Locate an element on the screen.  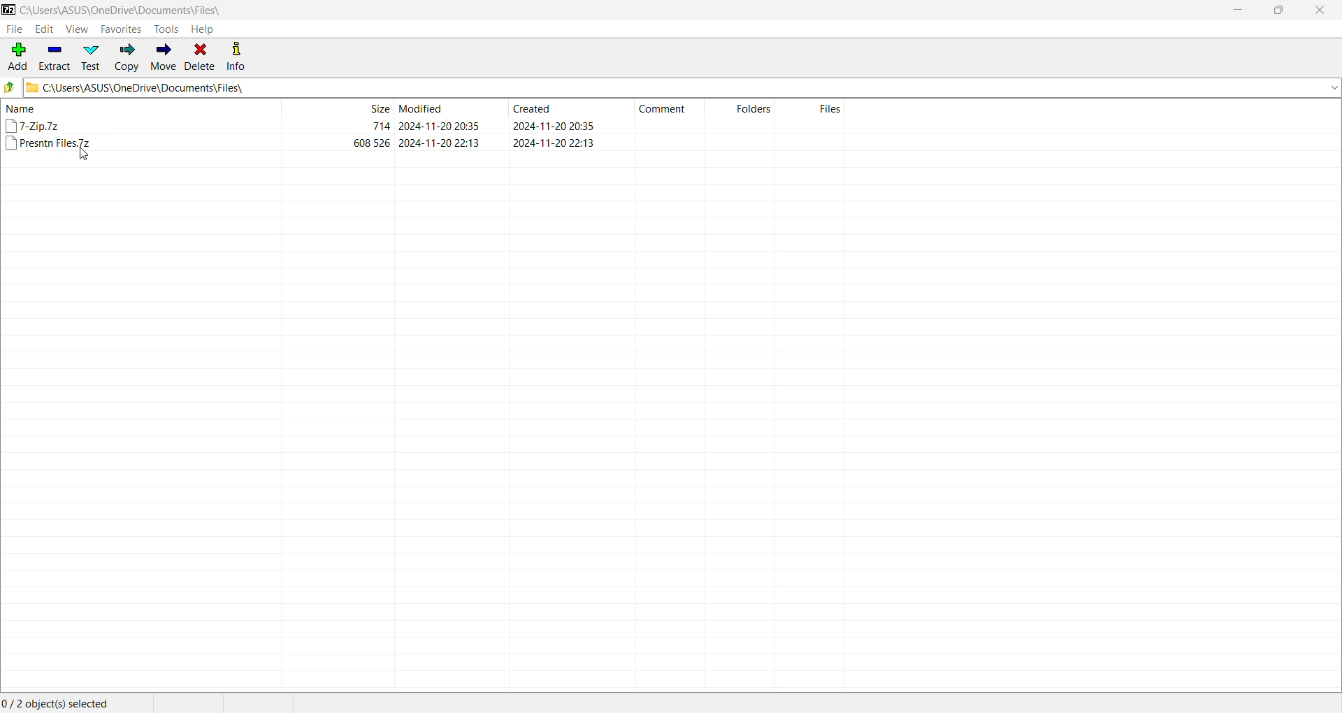
View is located at coordinates (78, 29).